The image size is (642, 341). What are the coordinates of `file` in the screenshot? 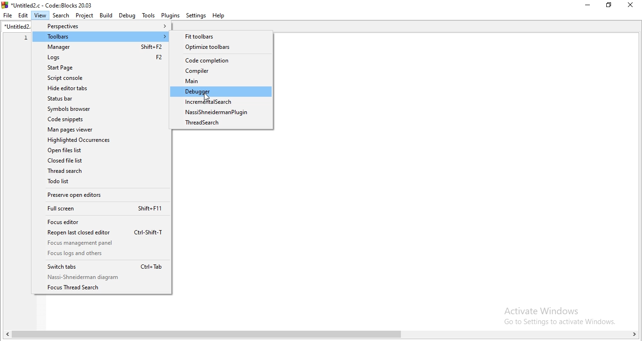 It's located at (8, 16).